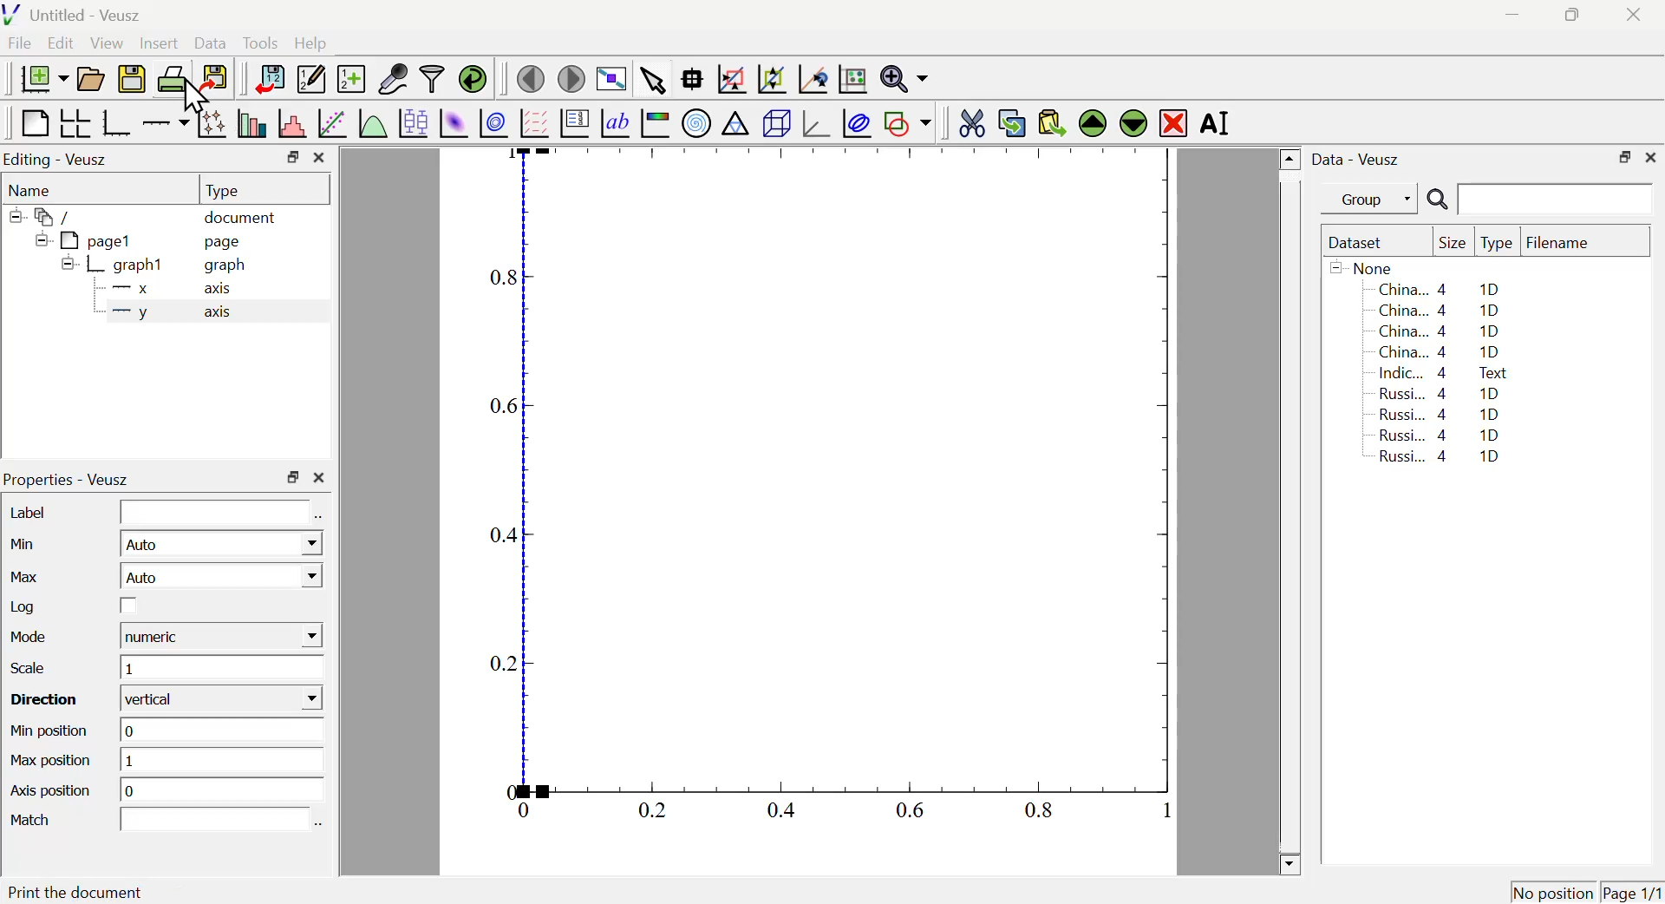 This screenshot has height=904, width=1665. What do you see at coordinates (213, 123) in the screenshot?
I see `Plot points with lines and errorbars` at bounding box center [213, 123].